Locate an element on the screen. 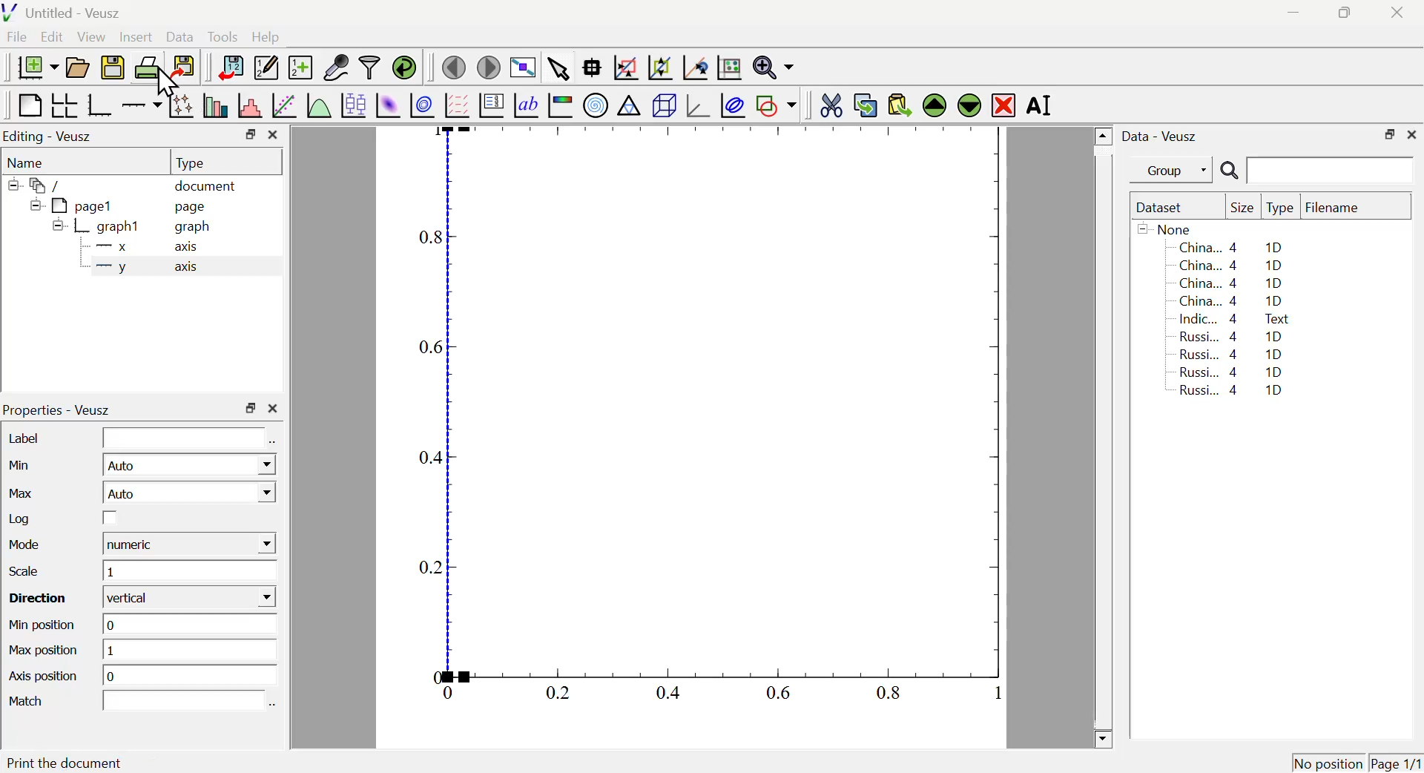 This screenshot has width=1424, height=773. Russi... 4 1D is located at coordinates (1234, 392).